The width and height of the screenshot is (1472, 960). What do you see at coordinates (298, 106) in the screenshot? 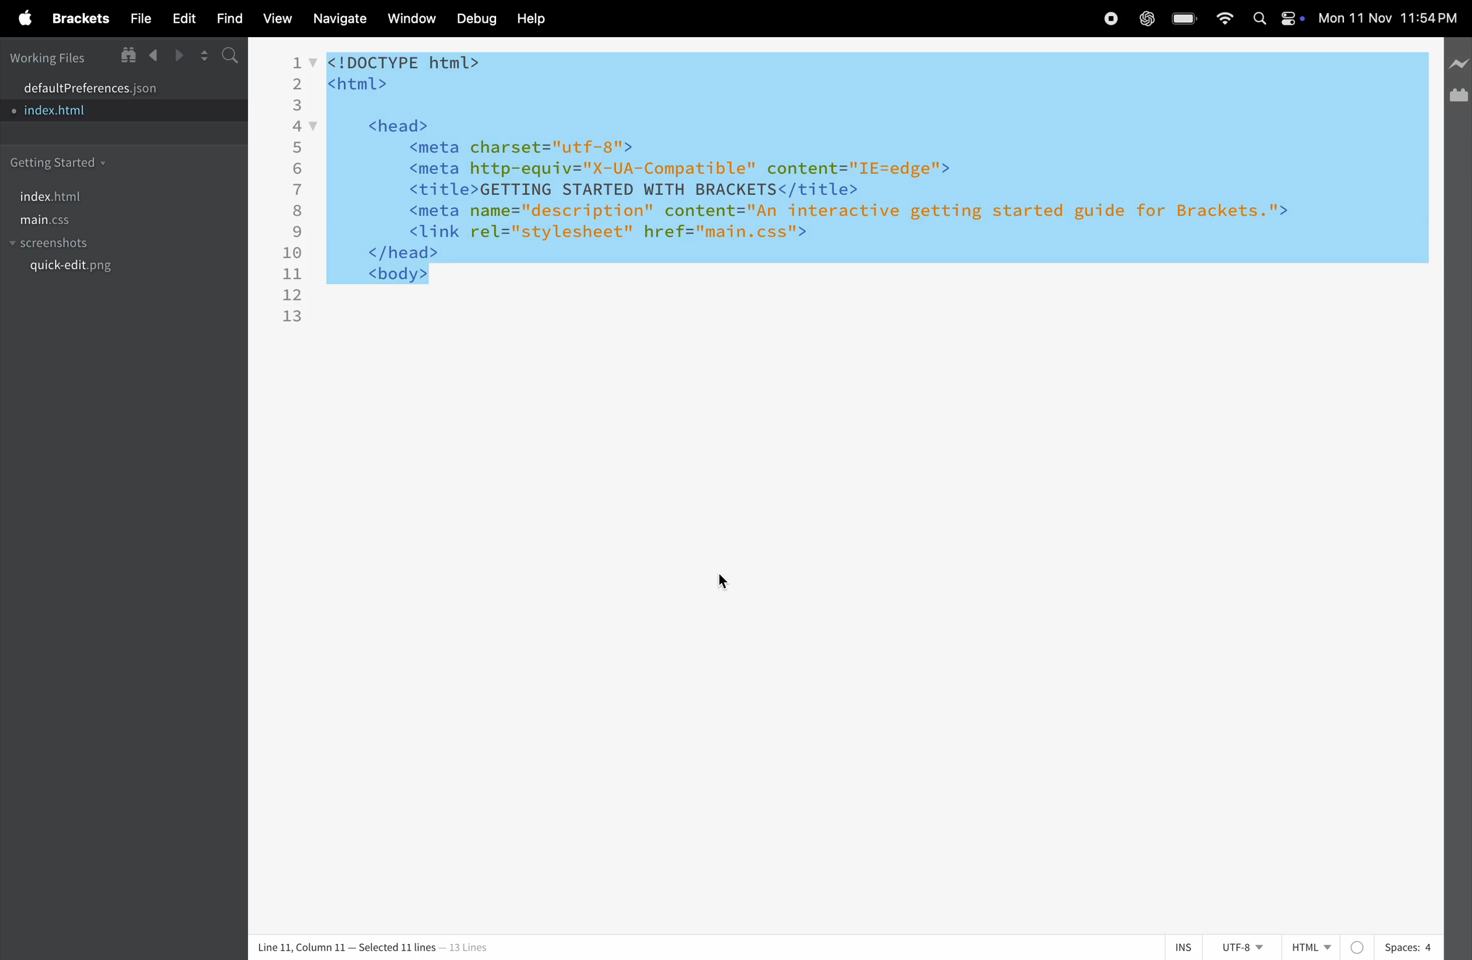
I see `3` at bounding box center [298, 106].